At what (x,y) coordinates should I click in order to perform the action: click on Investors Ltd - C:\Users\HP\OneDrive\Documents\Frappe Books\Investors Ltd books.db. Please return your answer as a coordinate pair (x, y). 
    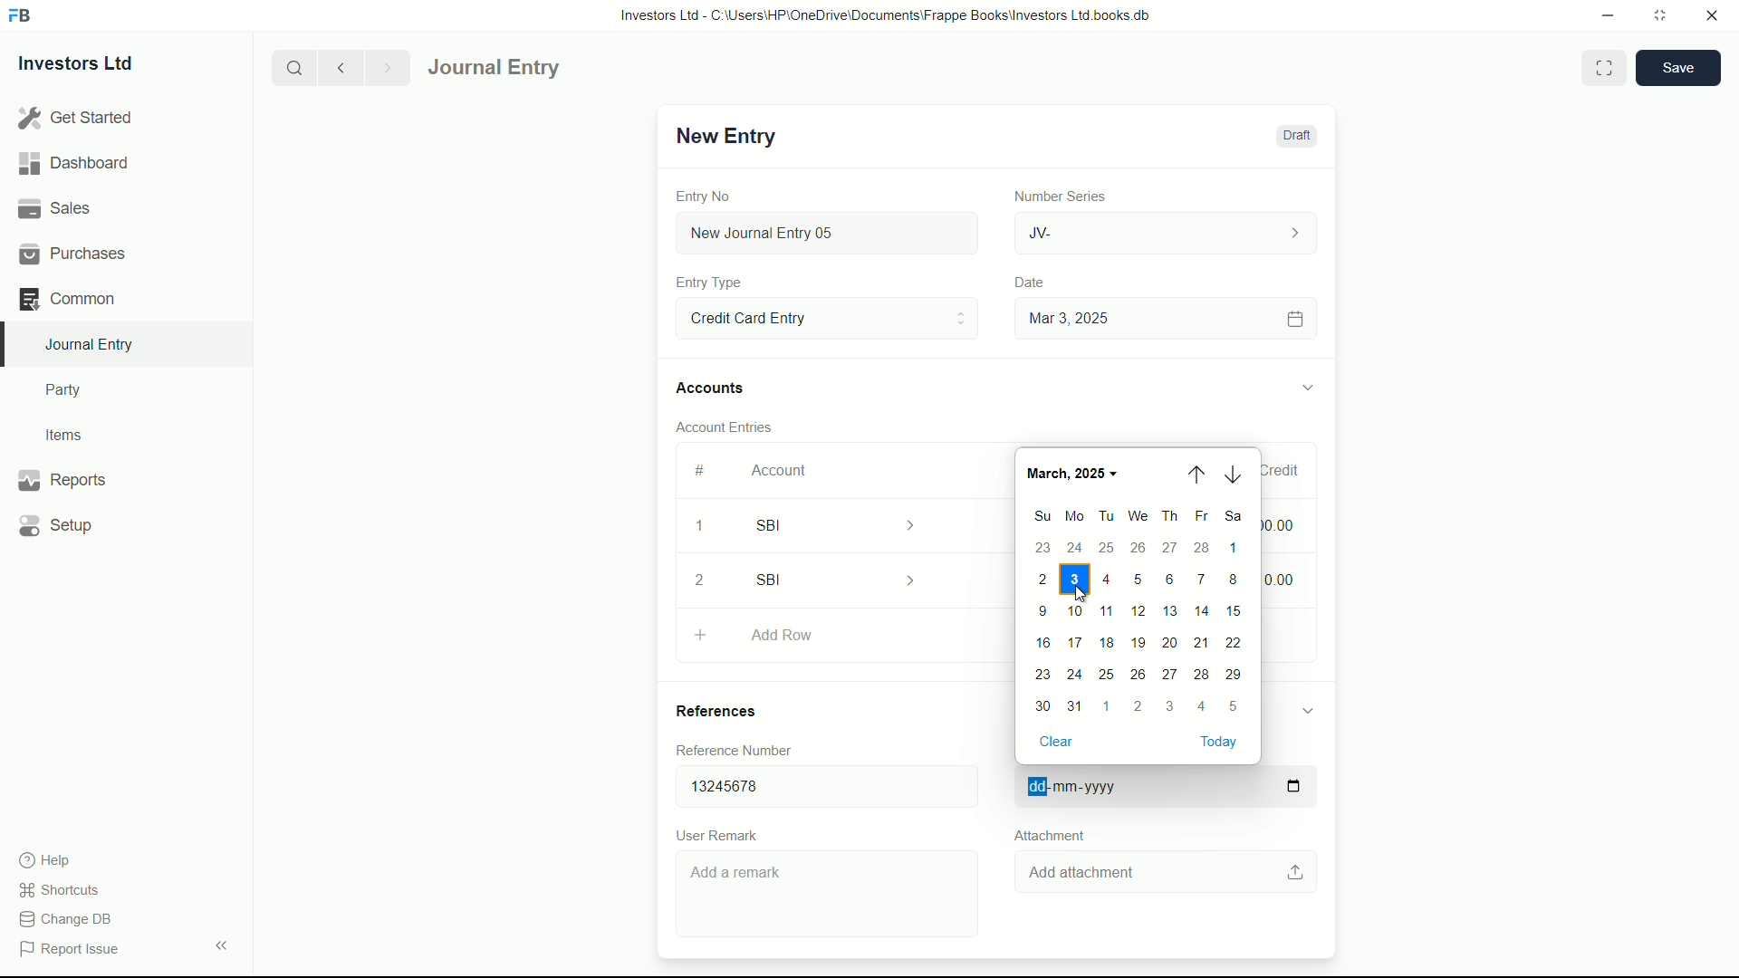
    Looking at the image, I should click on (888, 14).